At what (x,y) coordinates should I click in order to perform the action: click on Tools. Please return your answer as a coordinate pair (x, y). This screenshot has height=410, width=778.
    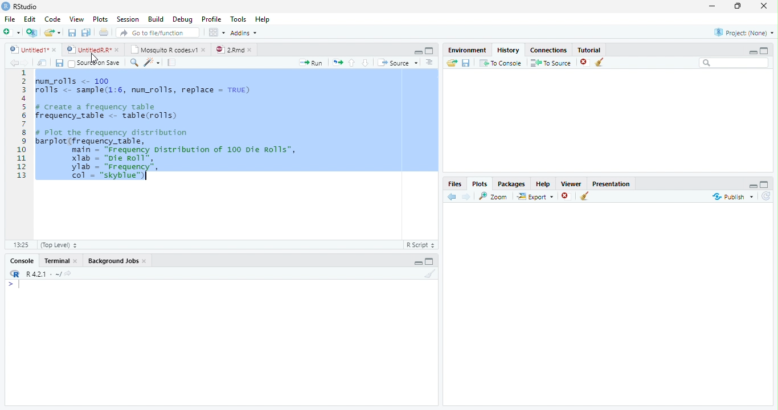
    Looking at the image, I should click on (239, 19).